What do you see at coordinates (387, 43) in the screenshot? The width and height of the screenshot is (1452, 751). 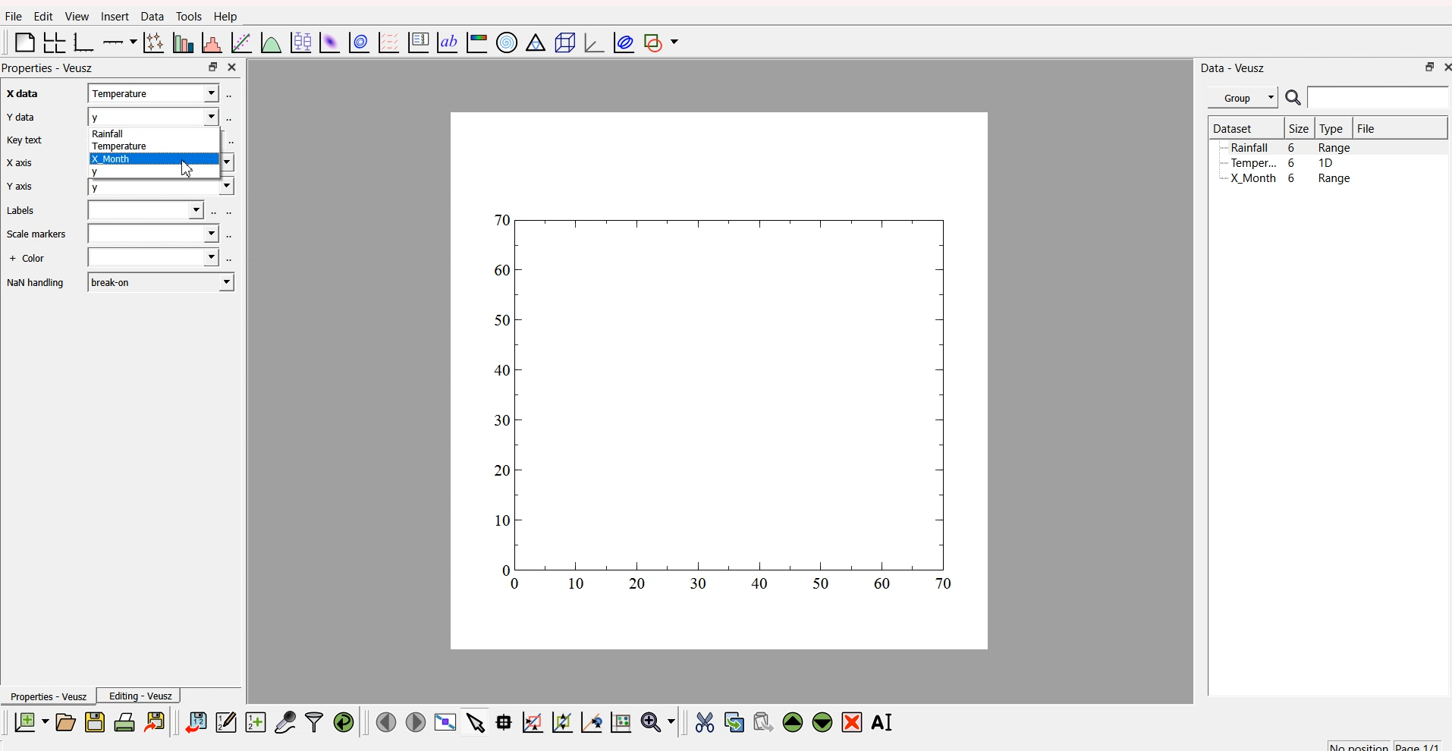 I see `plot a vector field` at bounding box center [387, 43].